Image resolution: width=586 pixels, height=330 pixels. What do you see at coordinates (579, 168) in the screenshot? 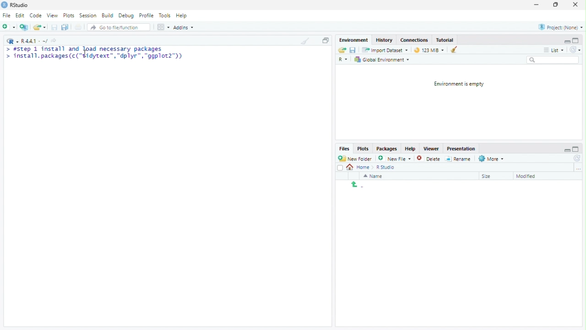
I see `Browse` at bounding box center [579, 168].